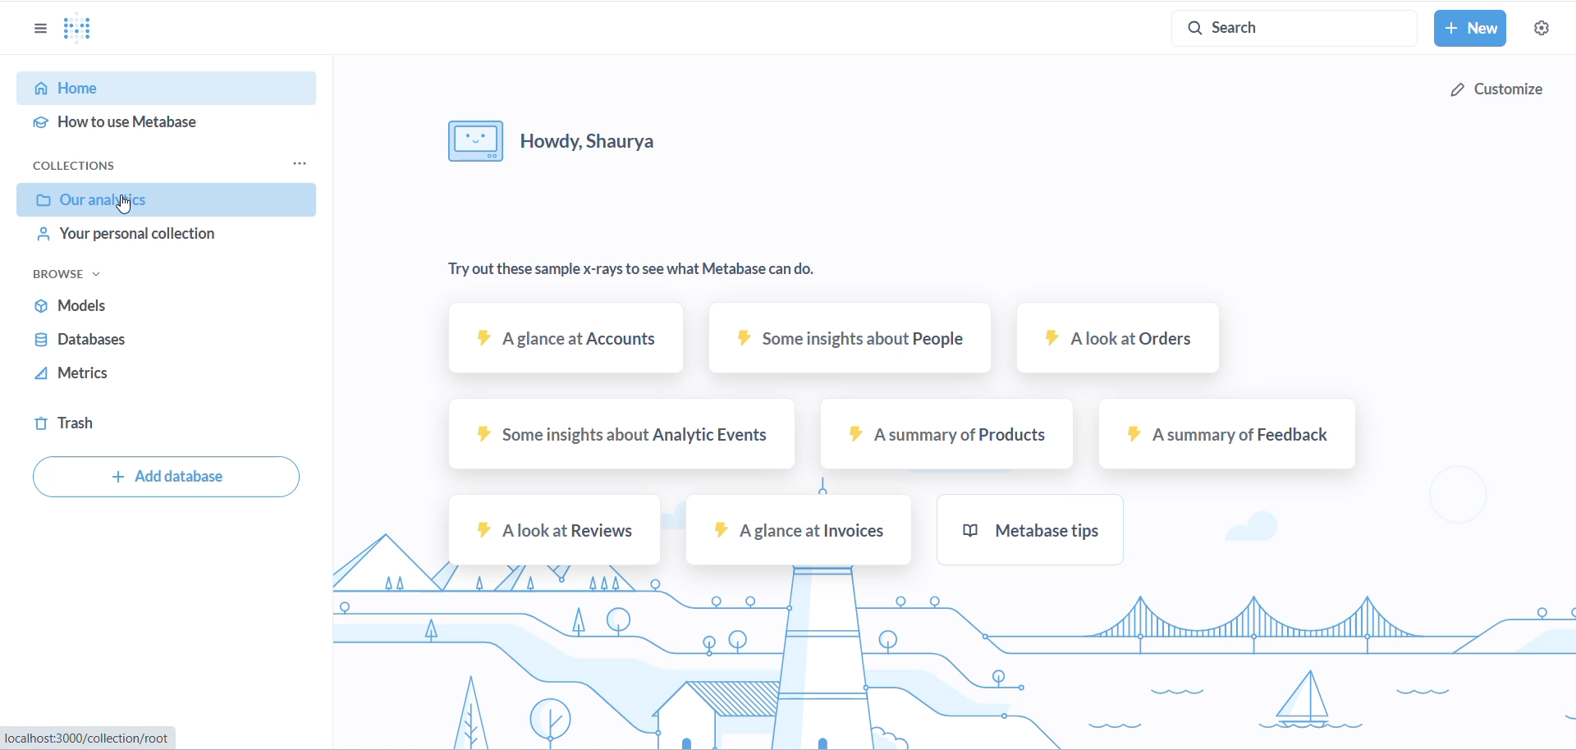 This screenshot has height=750, width=1576. Describe the element at coordinates (166, 476) in the screenshot. I see `add database` at that location.